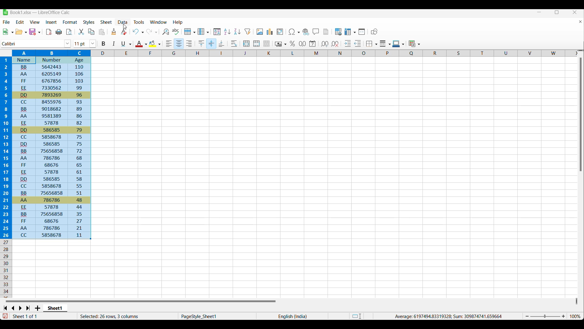 Image resolution: width=584 pixels, height=329 pixels. I want to click on Align center, so click(211, 44).